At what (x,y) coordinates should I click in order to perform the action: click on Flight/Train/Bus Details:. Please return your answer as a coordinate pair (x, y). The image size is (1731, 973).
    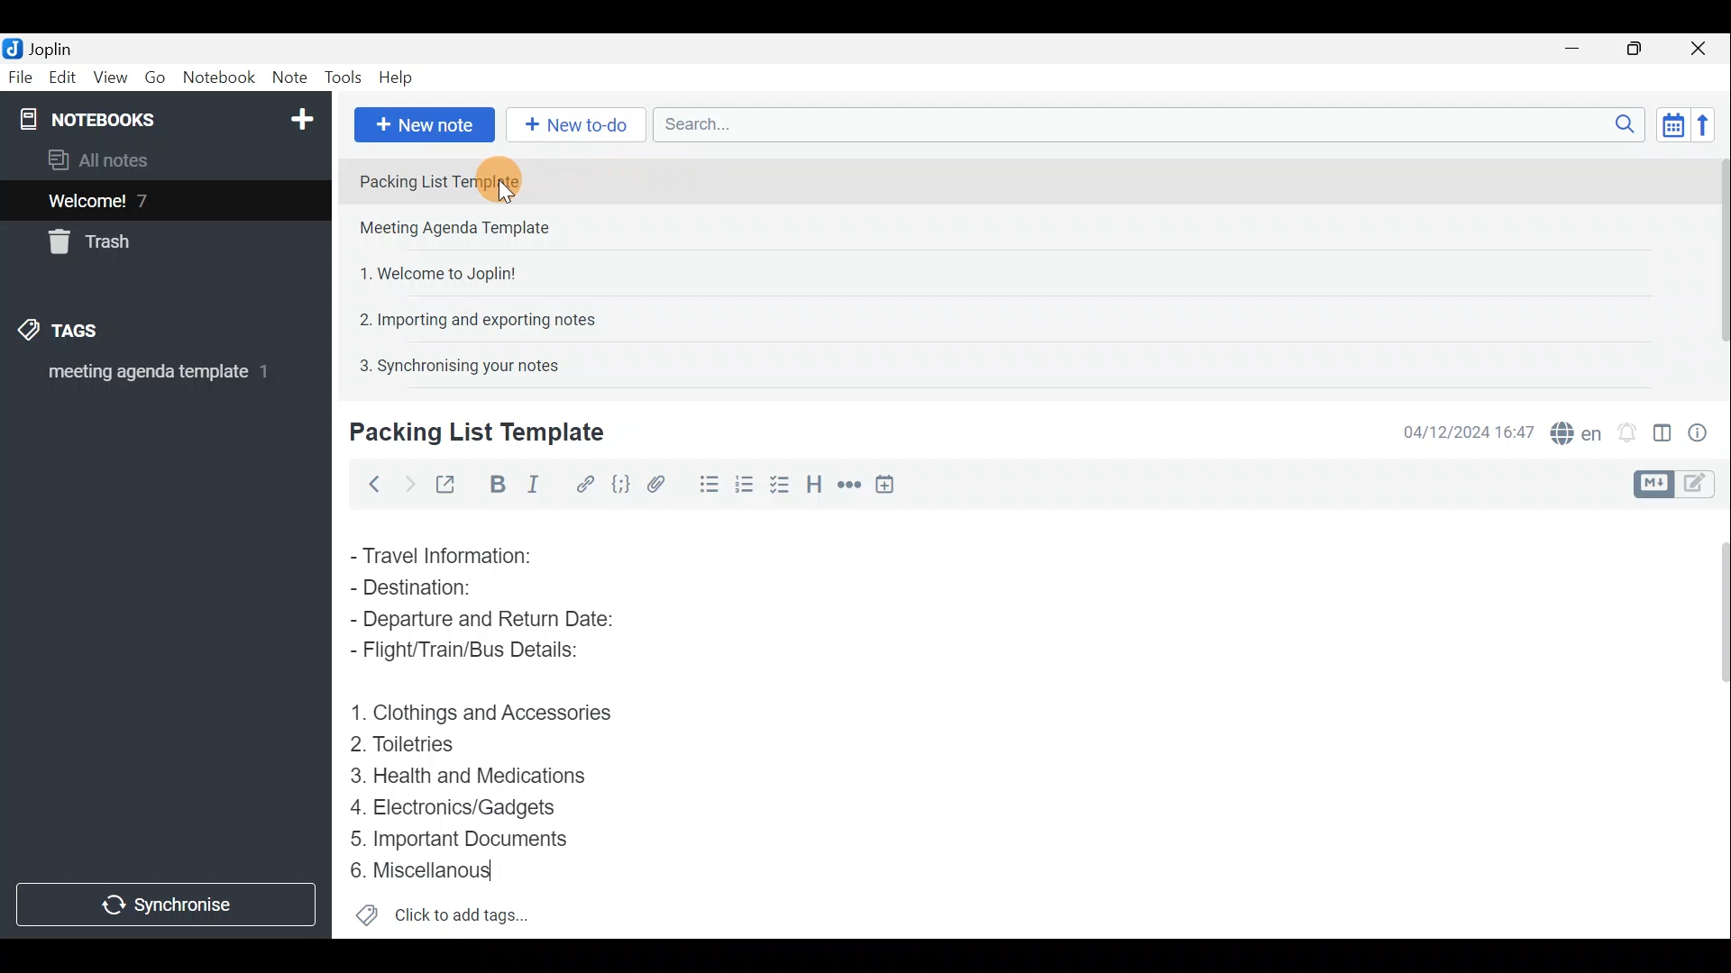
    Looking at the image, I should click on (483, 655).